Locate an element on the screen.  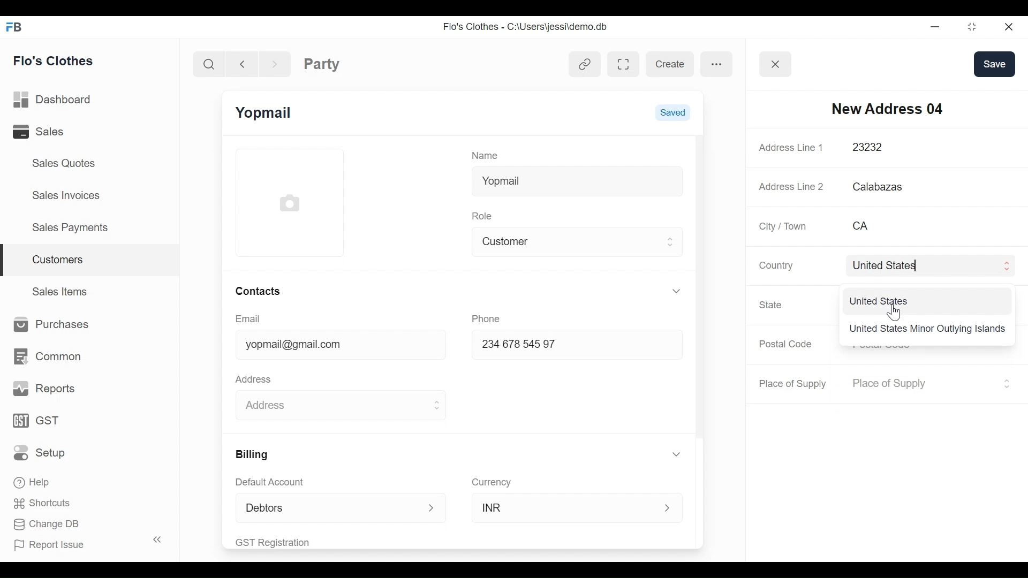
Report Issue is located at coordinates (82, 543).